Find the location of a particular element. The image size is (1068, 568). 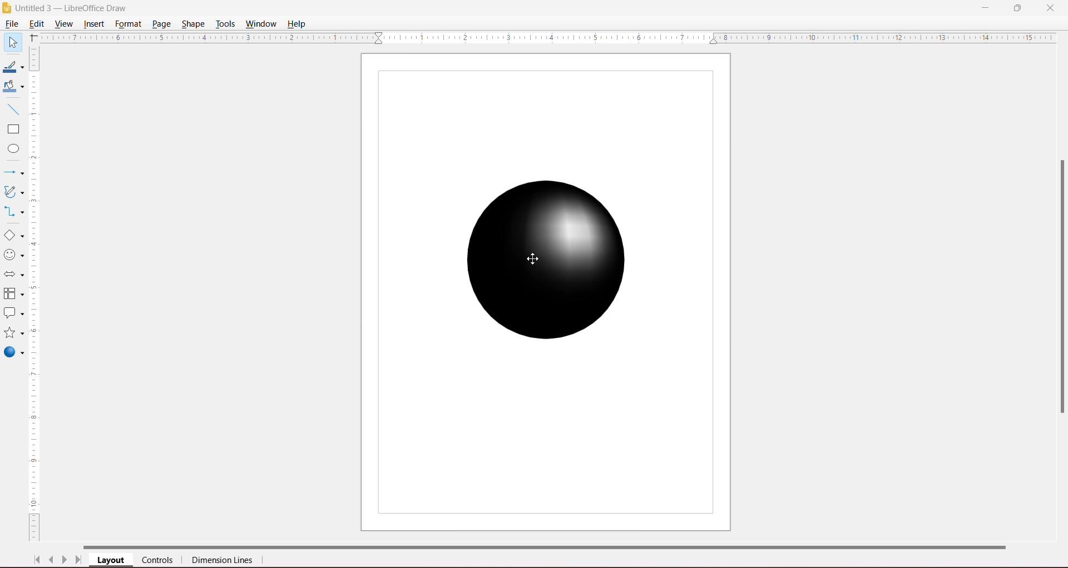

Shape is located at coordinates (194, 23).